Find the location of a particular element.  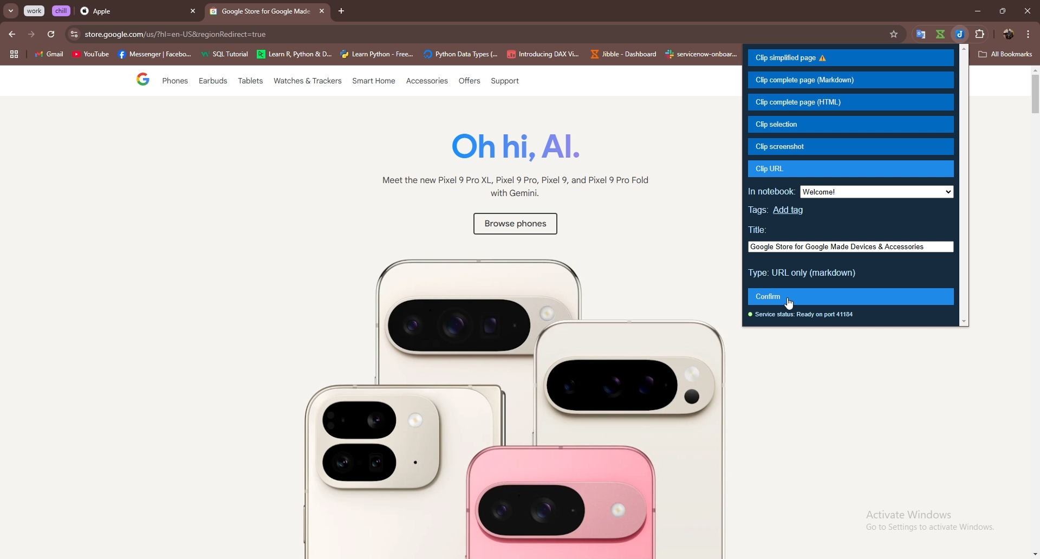

scroll bar is located at coordinates (1033, 313).